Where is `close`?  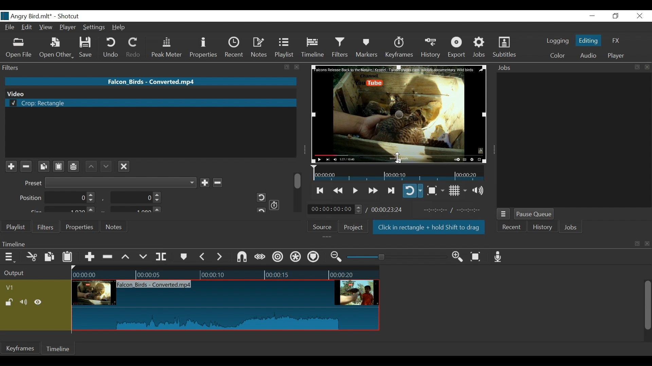 close is located at coordinates (648, 244).